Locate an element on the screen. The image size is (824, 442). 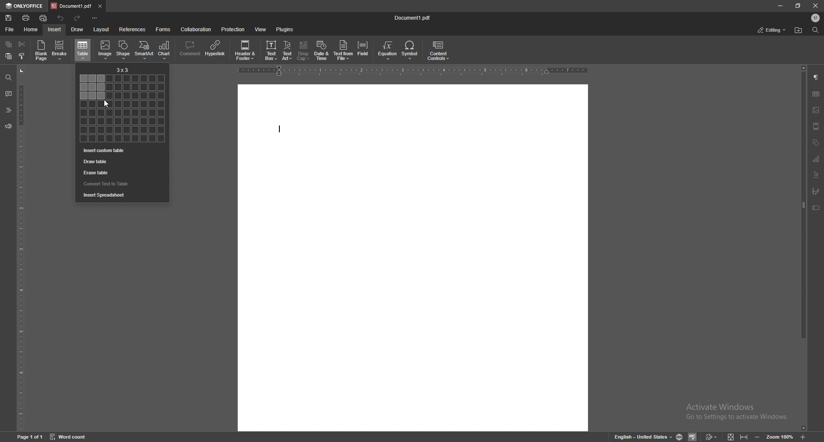
vertical scale is located at coordinates (21, 248).